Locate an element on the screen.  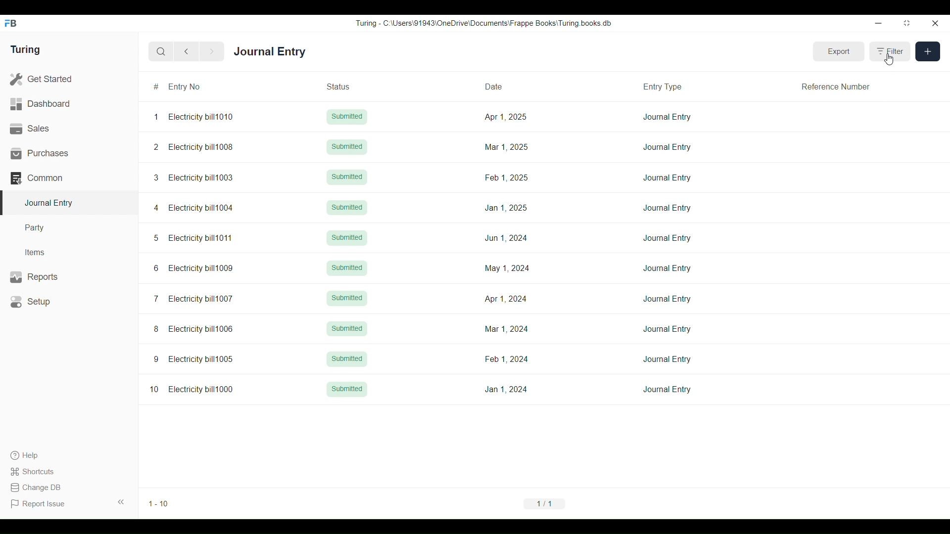
Party is located at coordinates (69, 228).